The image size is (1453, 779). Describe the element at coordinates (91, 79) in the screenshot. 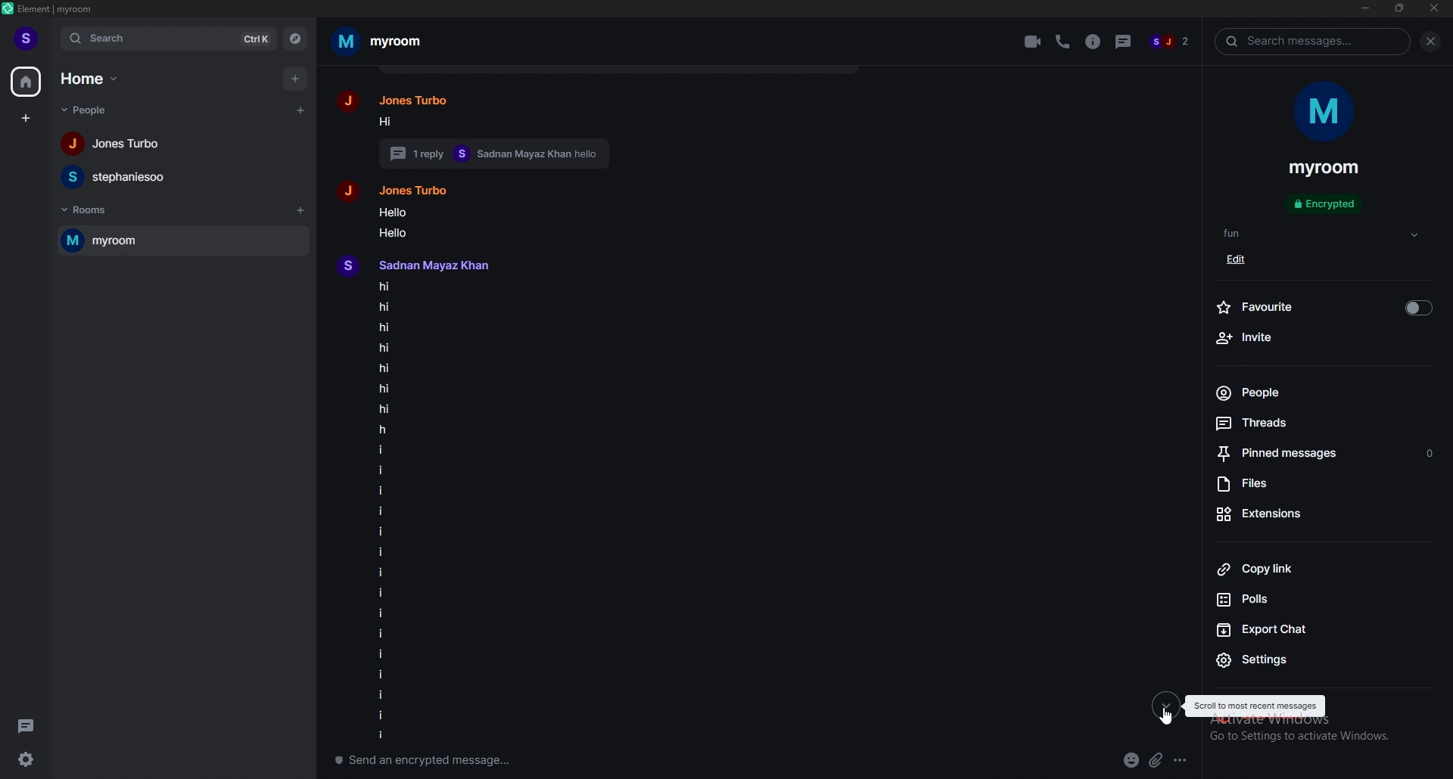

I see `home` at that location.